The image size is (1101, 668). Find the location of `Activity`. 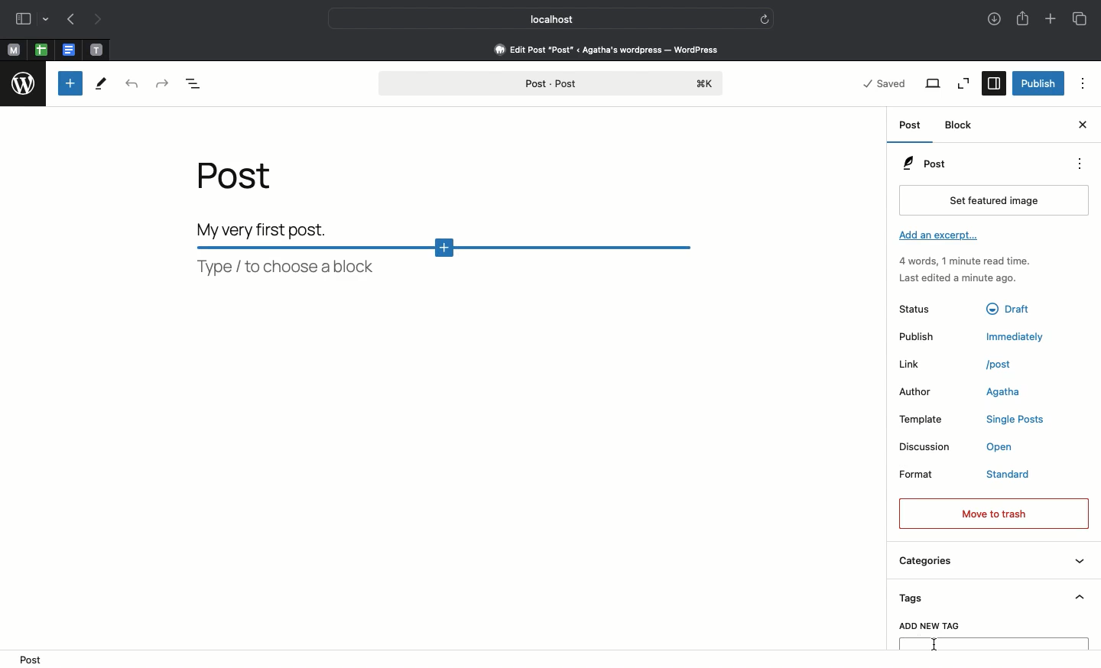

Activity is located at coordinates (974, 270).